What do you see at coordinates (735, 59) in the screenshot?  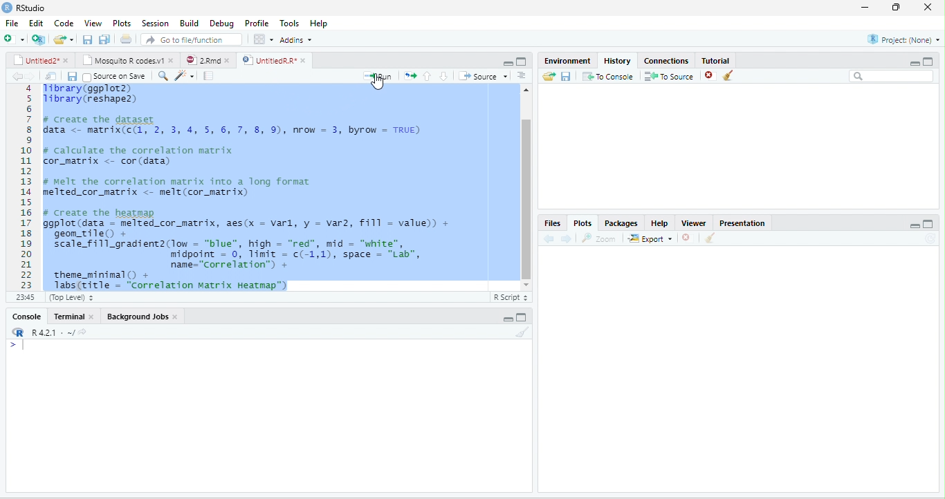 I see `tutorial` at bounding box center [735, 59].